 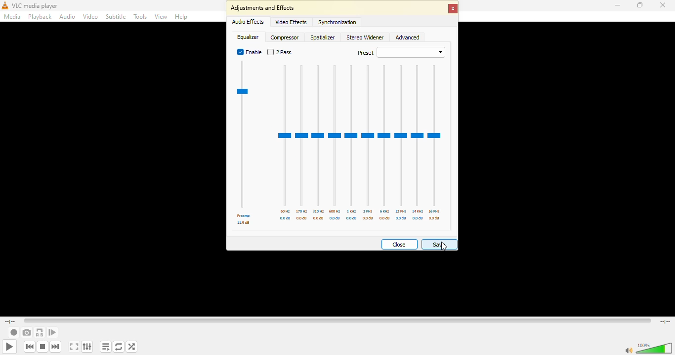 What do you see at coordinates (369, 218) in the screenshot?
I see `db` at bounding box center [369, 218].